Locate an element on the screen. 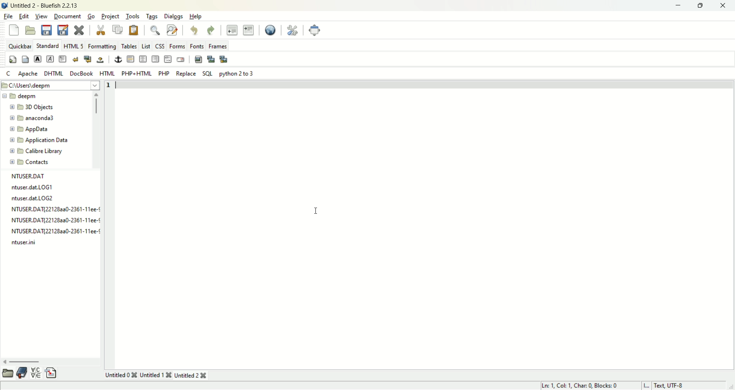 This screenshot has width=735, height=390. open is located at coordinates (31, 30).